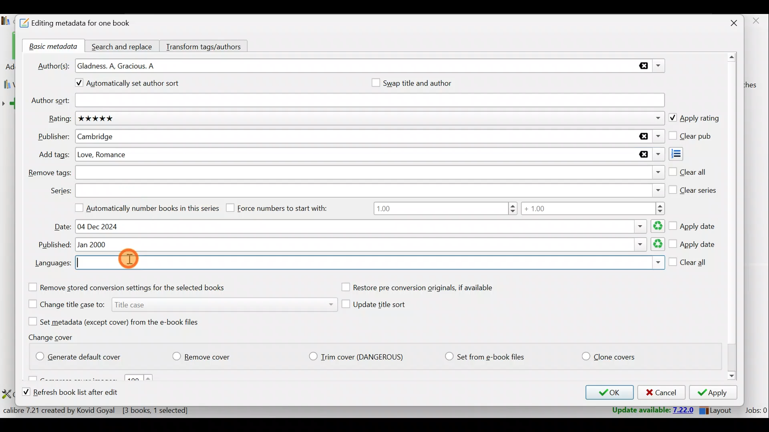 The width and height of the screenshot is (769, 432). Describe the element at coordinates (716, 394) in the screenshot. I see `Apply` at that location.